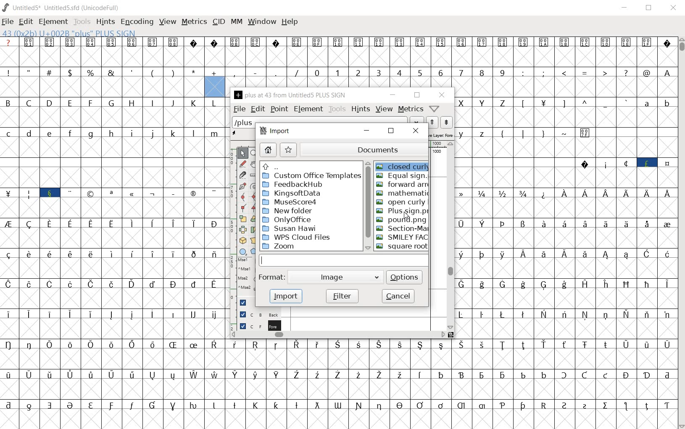  Describe the element at coordinates (253, 207) in the screenshot. I see `Add a corner point` at that location.